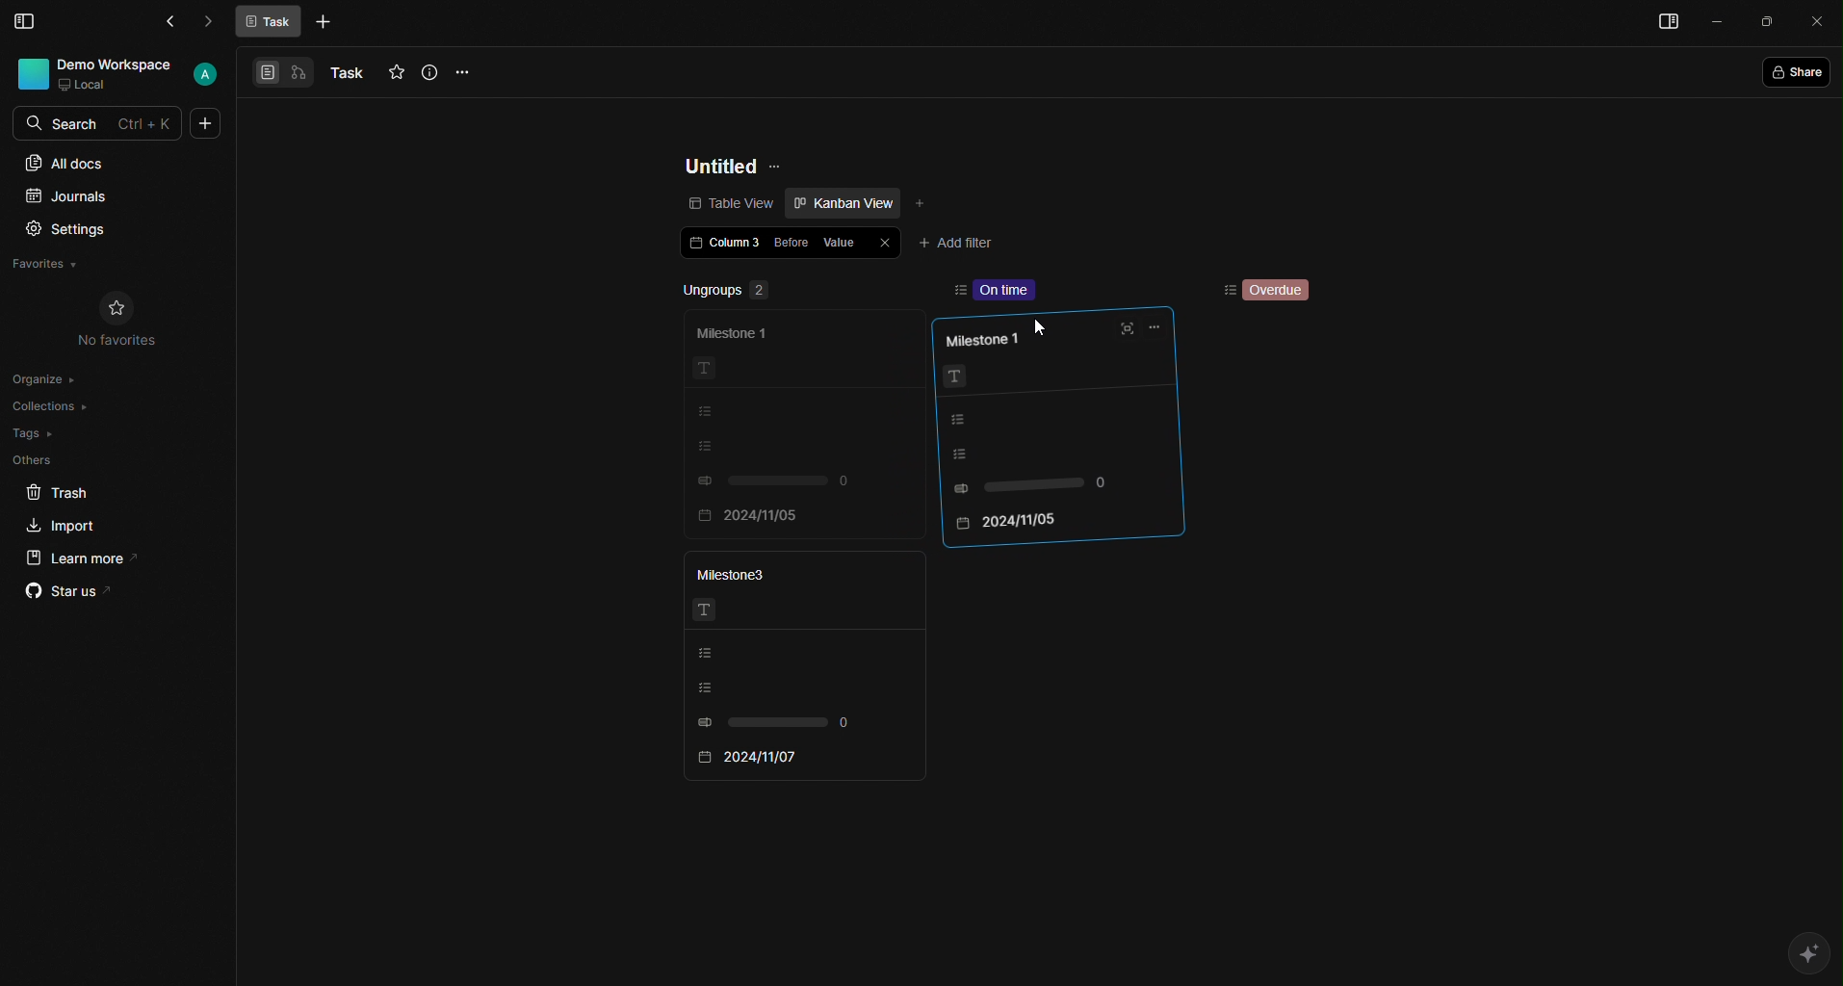 This screenshot has width=1843, height=986. I want to click on remove, so click(912, 289).